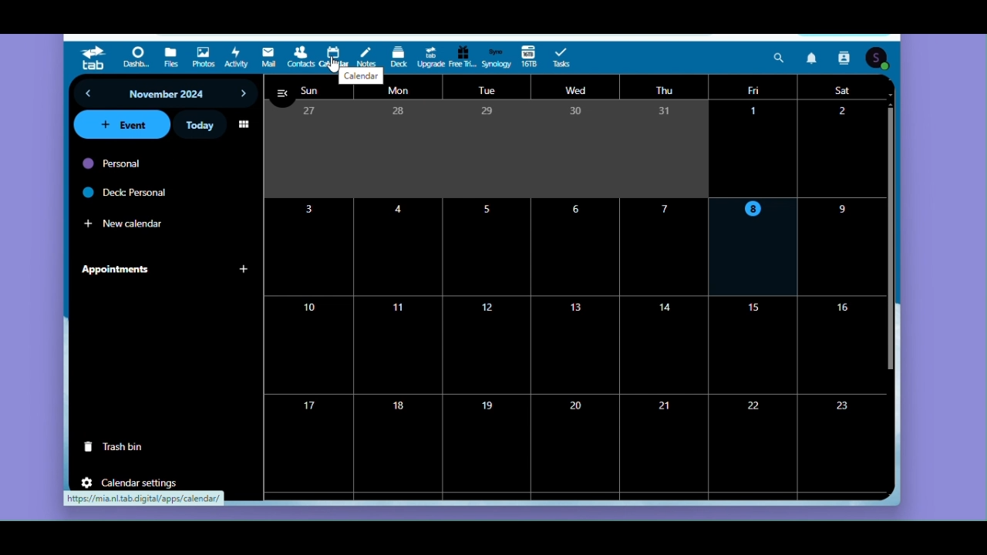 The width and height of the screenshot is (987, 555). What do you see at coordinates (333, 64) in the screenshot?
I see `Cursor` at bounding box center [333, 64].